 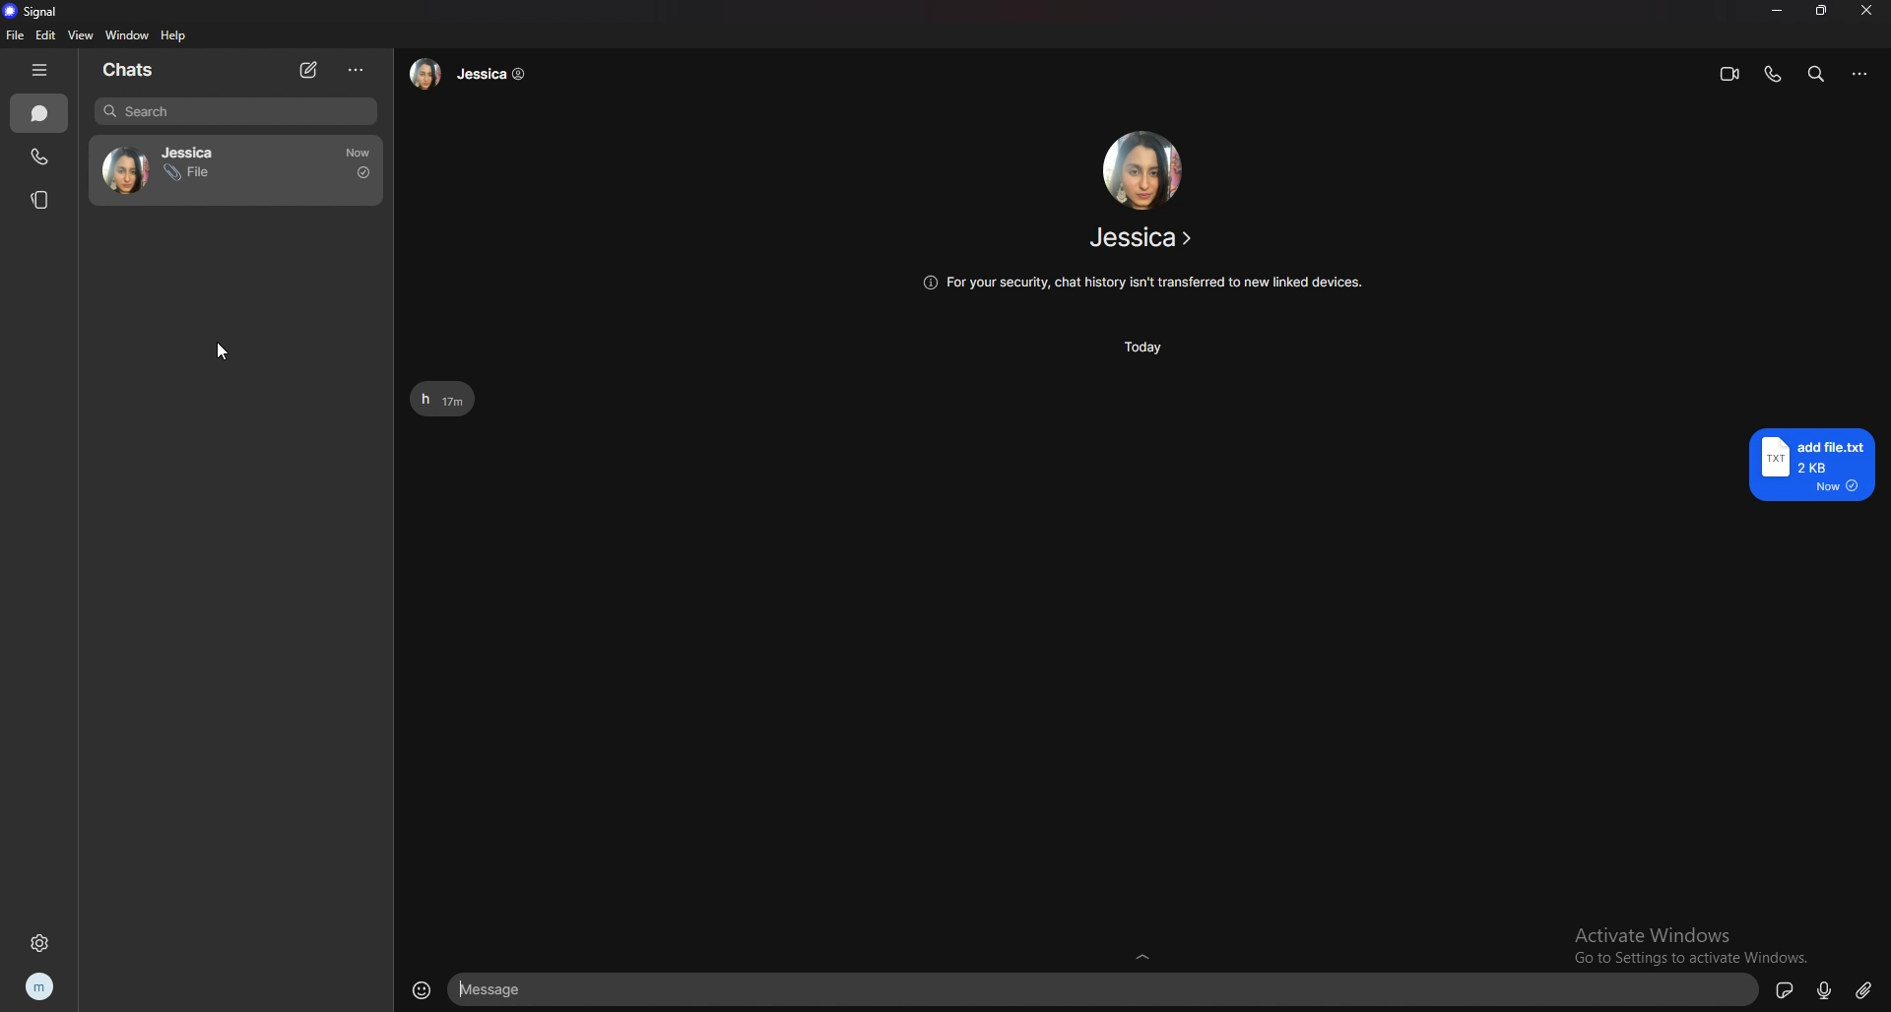 What do you see at coordinates (1861, 74) in the screenshot?
I see `options` at bounding box center [1861, 74].